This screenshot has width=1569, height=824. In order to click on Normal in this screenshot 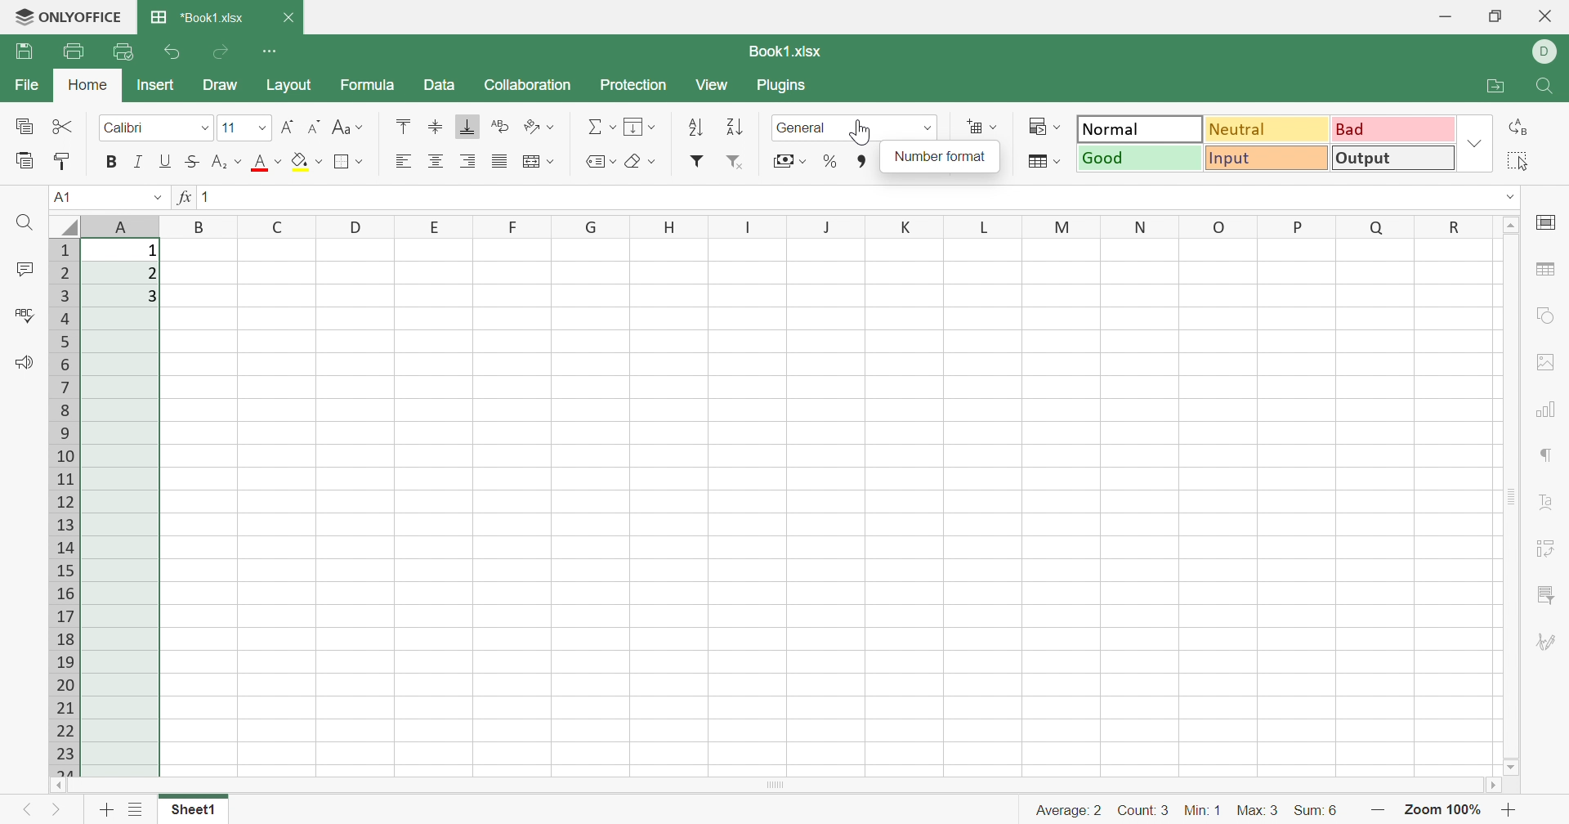, I will do `click(1141, 128)`.